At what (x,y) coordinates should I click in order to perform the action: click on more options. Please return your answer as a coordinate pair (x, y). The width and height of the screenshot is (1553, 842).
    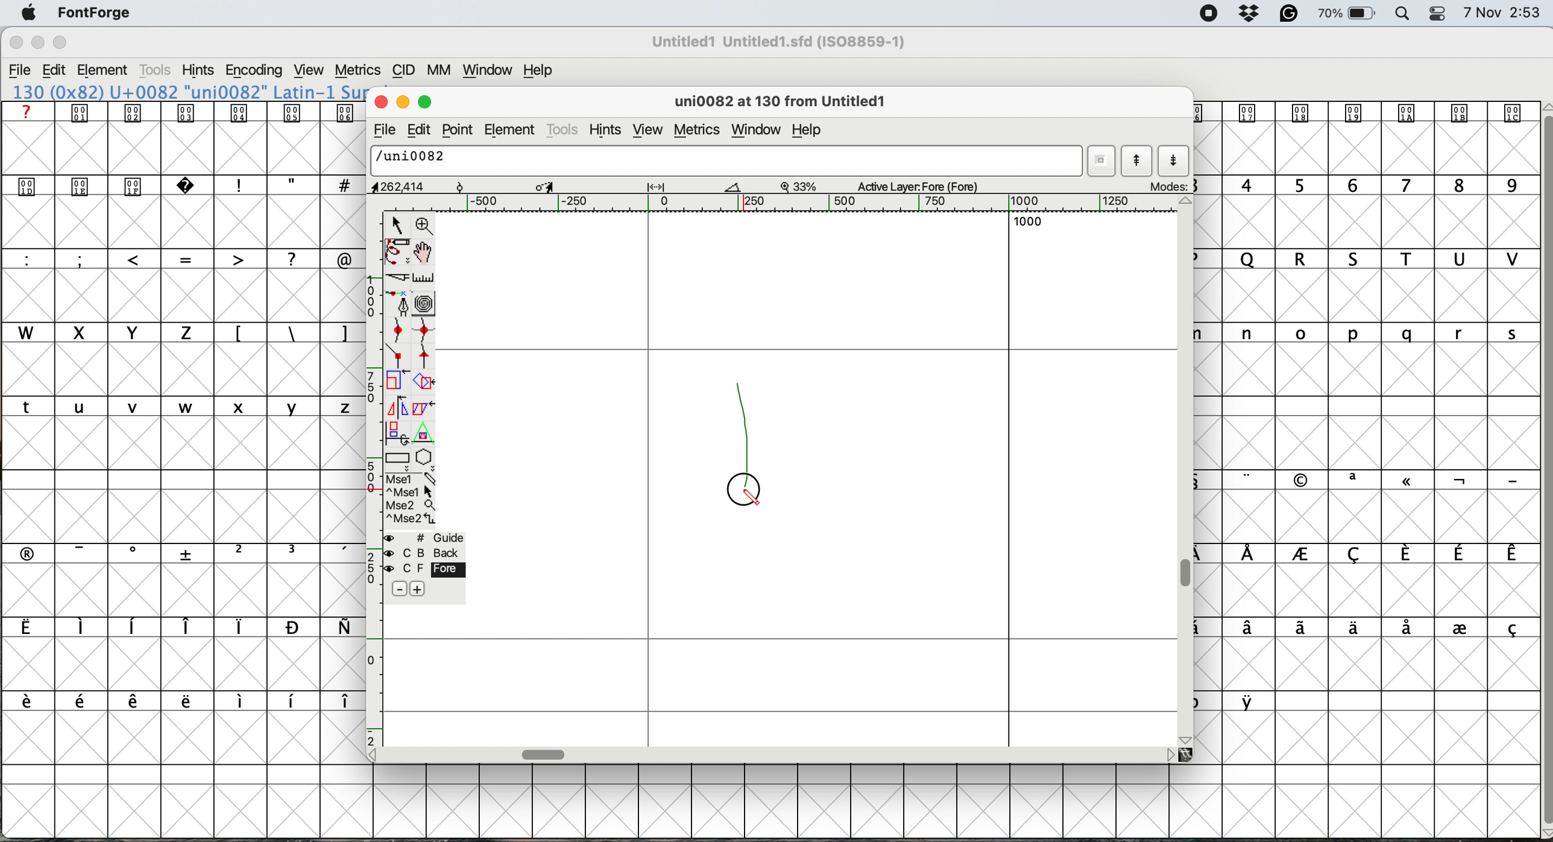
    Looking at the image, I should click on (409, 499).